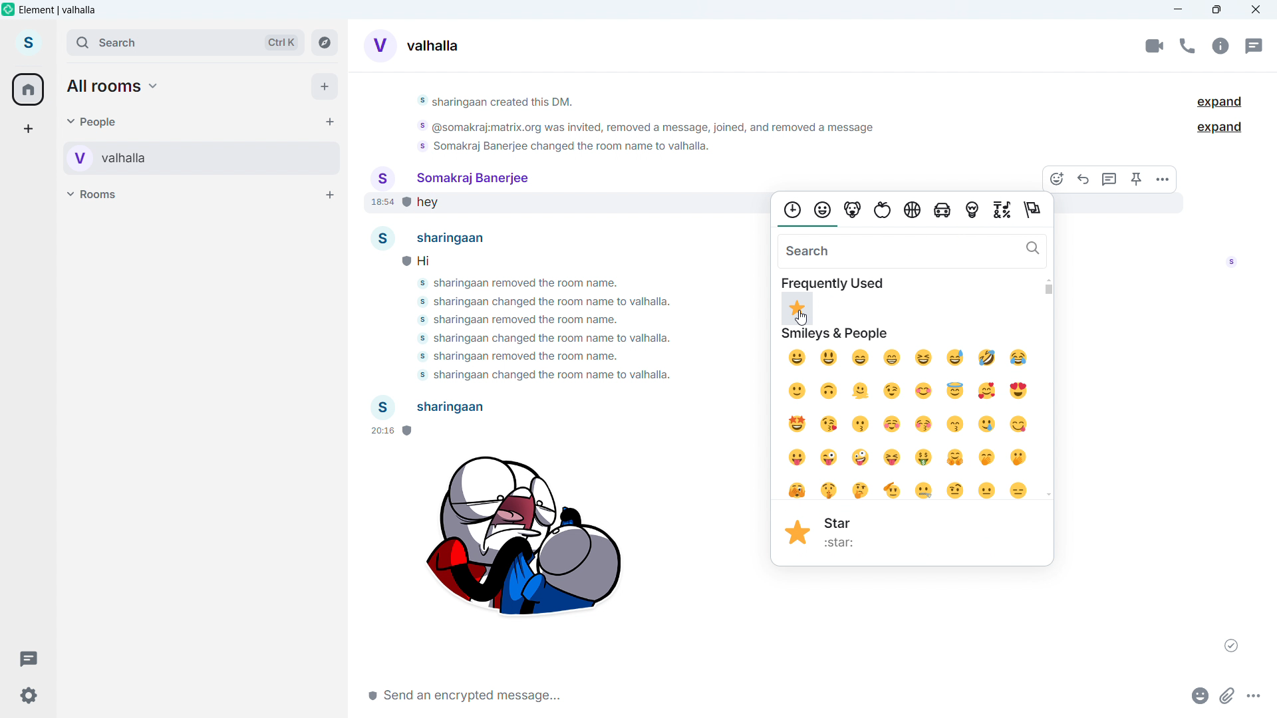  Describe the element at coordinates (990, 392) in the screenshot. I see `smiling face with hearts` at that location.